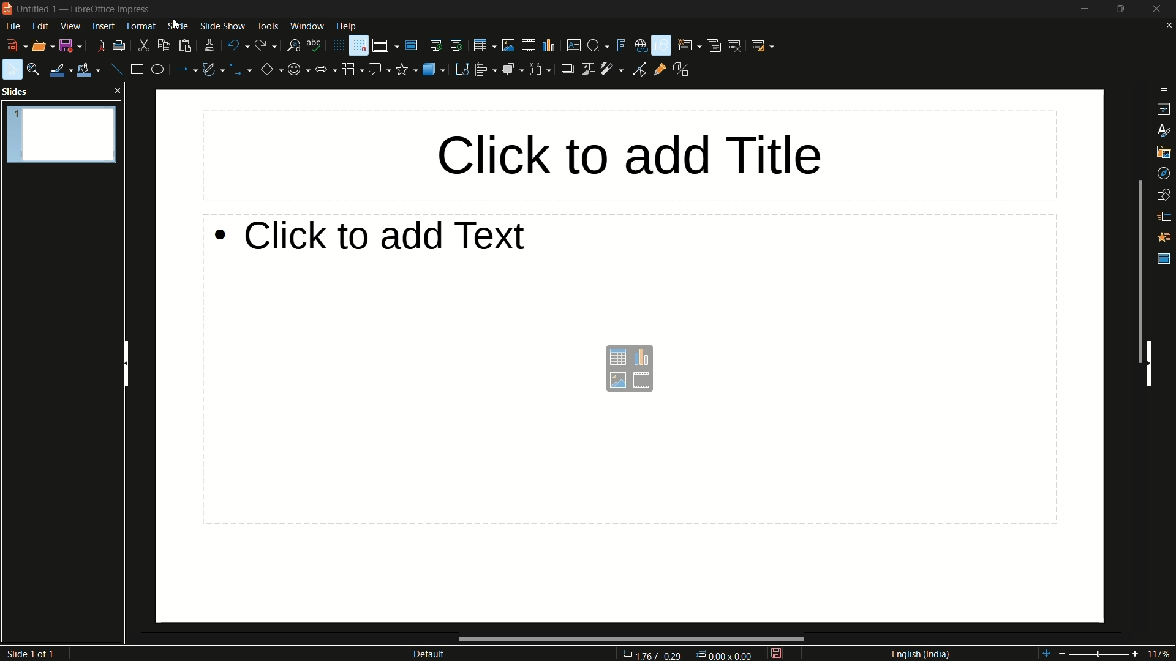 This screenshot has height=661, width=1176. I want to click on adjustment bar, so click(1099, 655).